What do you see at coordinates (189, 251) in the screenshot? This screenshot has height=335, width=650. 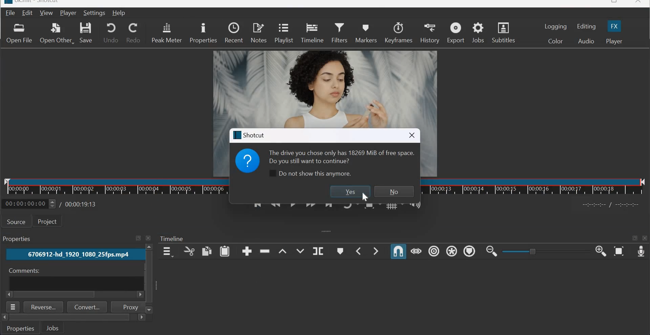 I see `cut` at bounding box center [189, 251].